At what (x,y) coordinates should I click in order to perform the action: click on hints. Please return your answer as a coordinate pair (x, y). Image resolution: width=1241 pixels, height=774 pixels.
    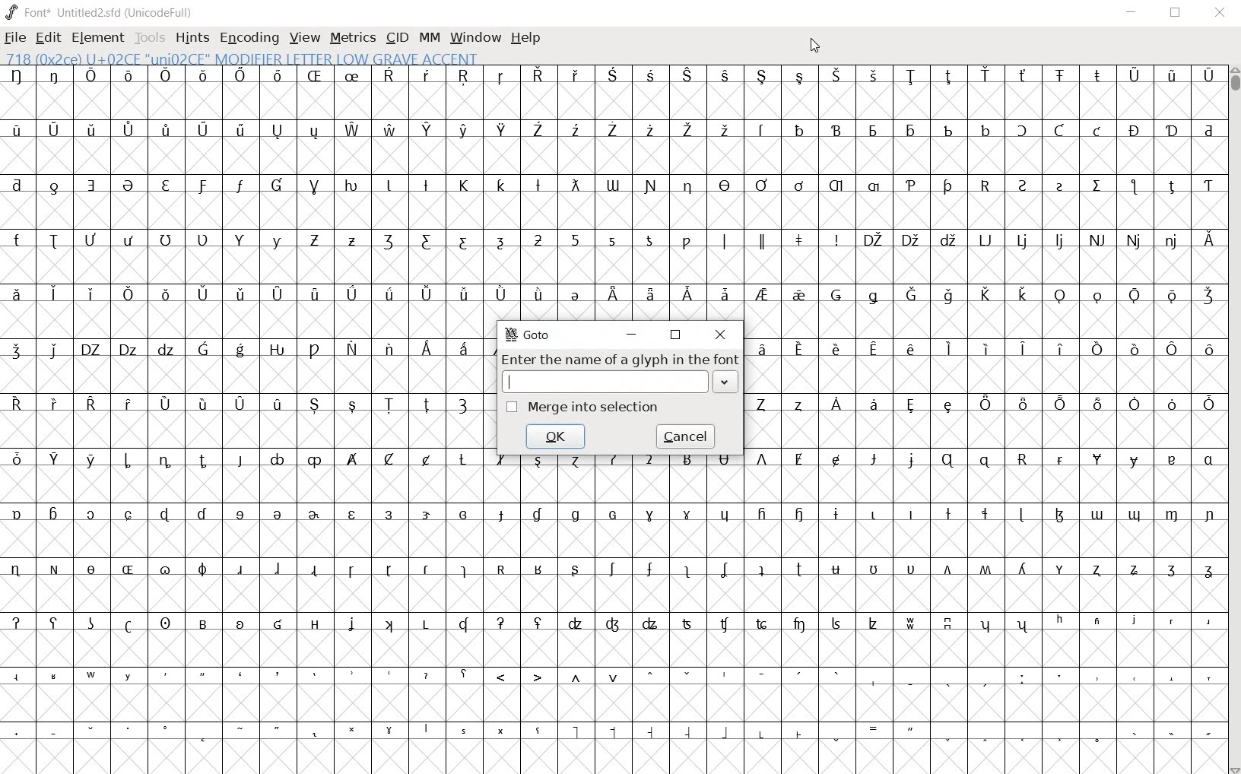
    Looking at the image, I should click on (191, 39).